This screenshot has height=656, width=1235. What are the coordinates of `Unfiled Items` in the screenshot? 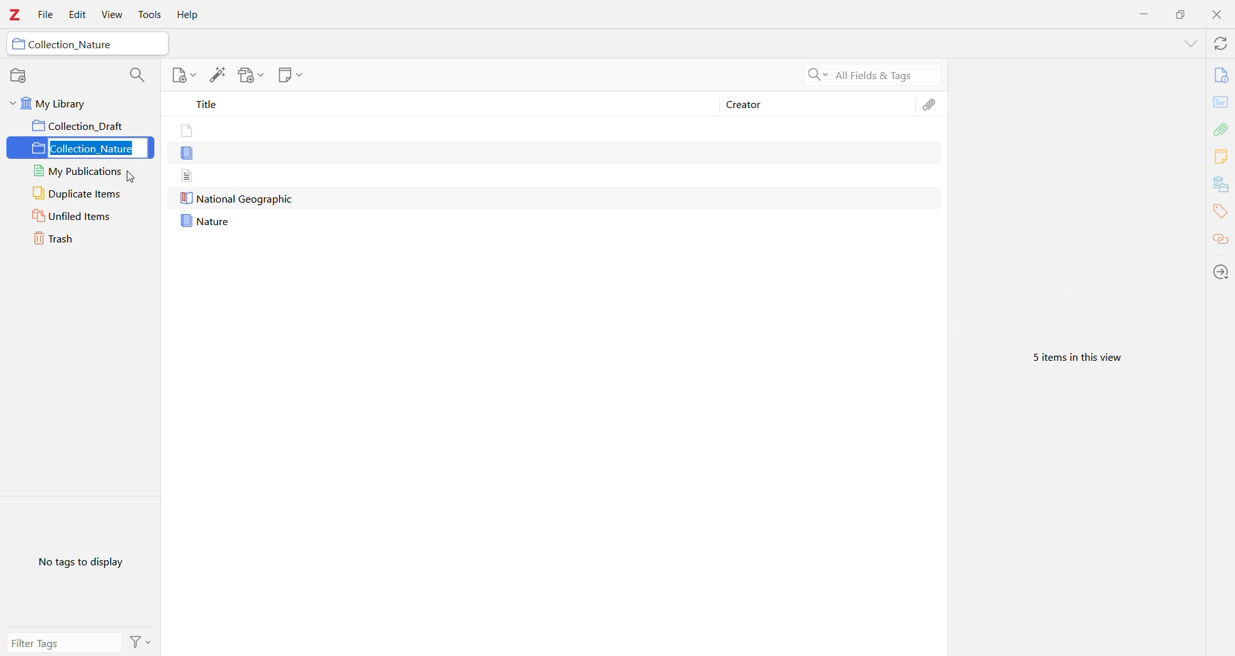 It's located at (82, 217).